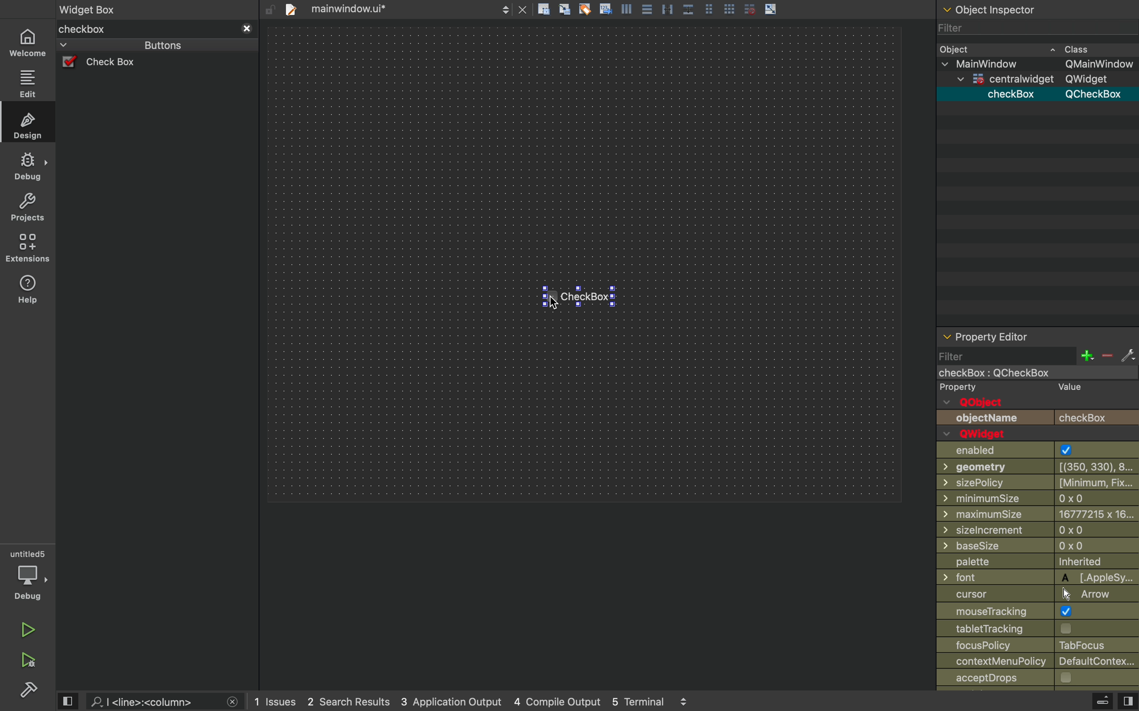 This screenshot has height=711, width=1139. What do you see at coordinates (1039, 547) in the screenshot?
I see `base size` at bounding box center [1039, 547].